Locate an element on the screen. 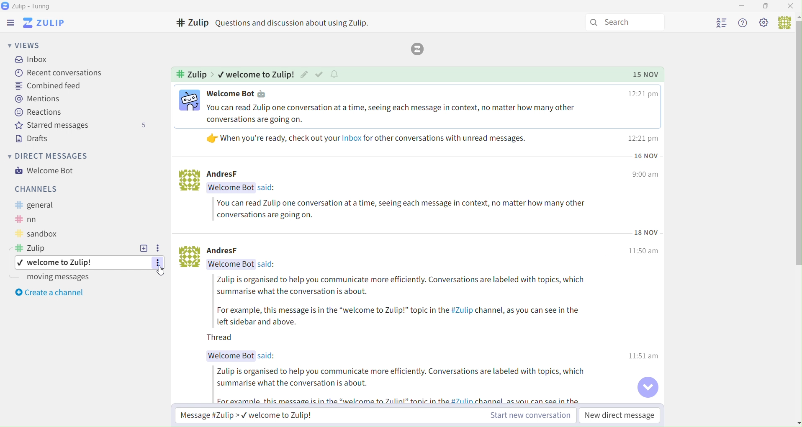 The image size is (802, 427). Settings is located at coordinates (157, 249).